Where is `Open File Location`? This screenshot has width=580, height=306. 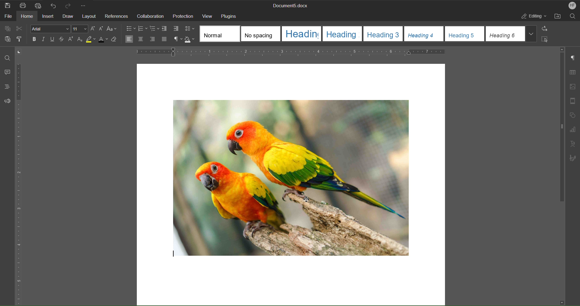 Open File Location is located at coordinates (559, 17).